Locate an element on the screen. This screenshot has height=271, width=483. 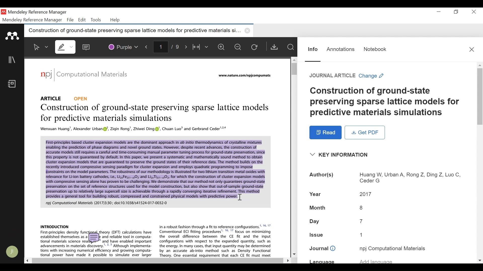
close is located at coordinates (248, 31).